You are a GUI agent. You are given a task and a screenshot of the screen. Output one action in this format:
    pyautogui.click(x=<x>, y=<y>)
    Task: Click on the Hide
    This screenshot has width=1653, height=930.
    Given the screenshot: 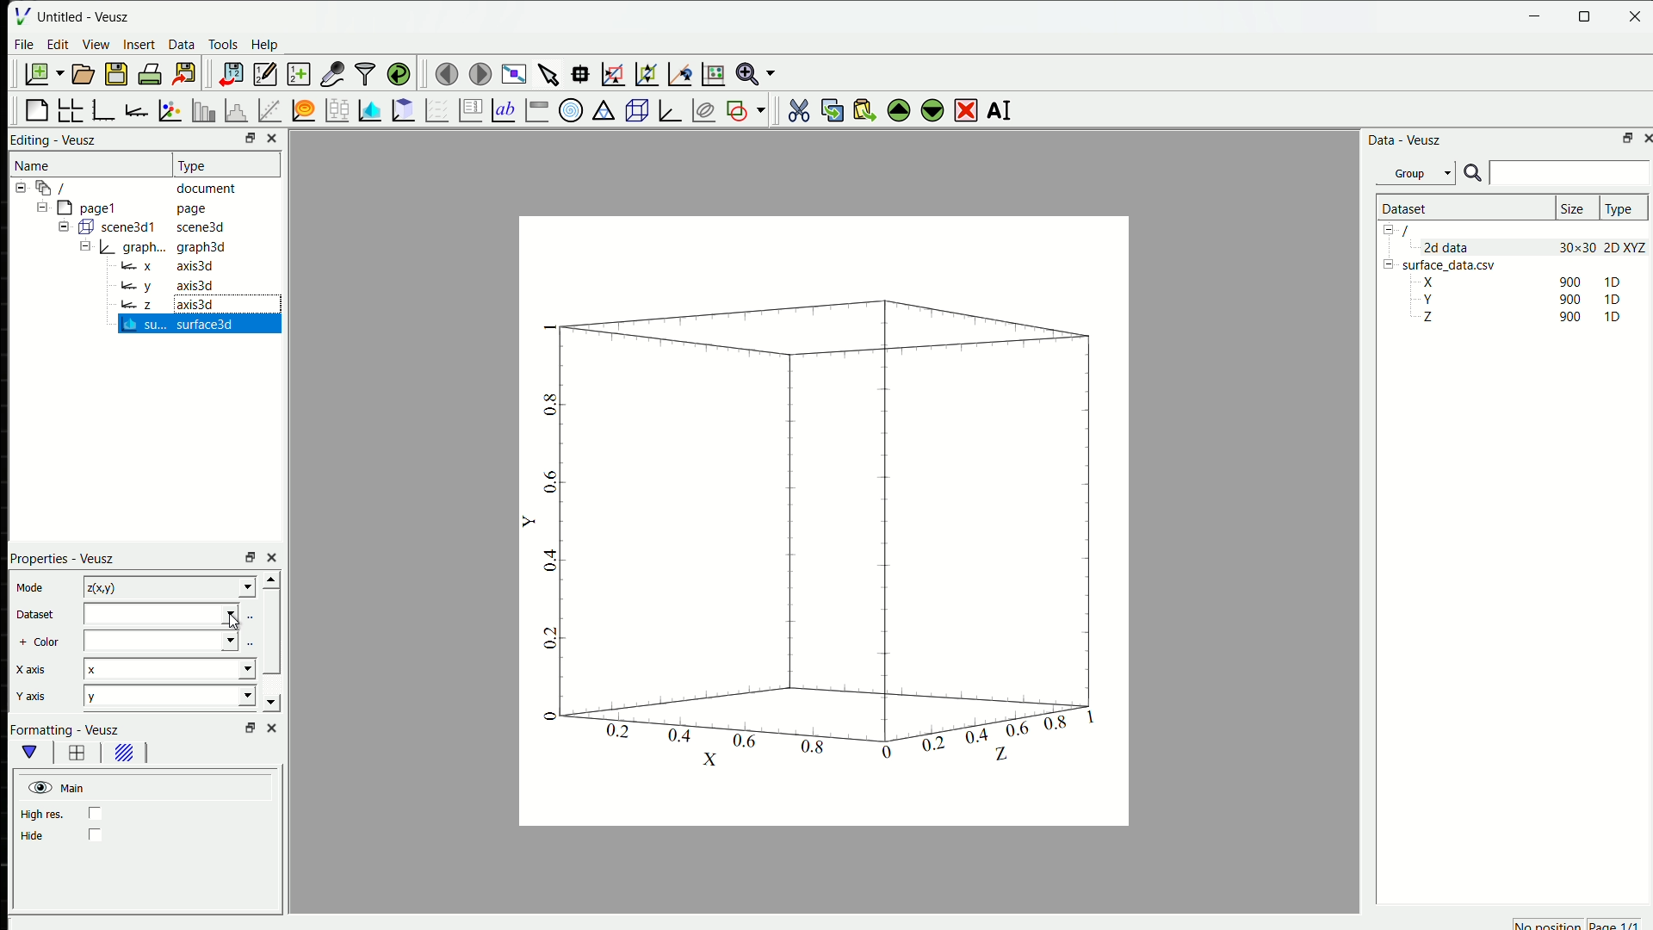 What is the action you would take?
    pyautogui.click(x=34, y=835)
    